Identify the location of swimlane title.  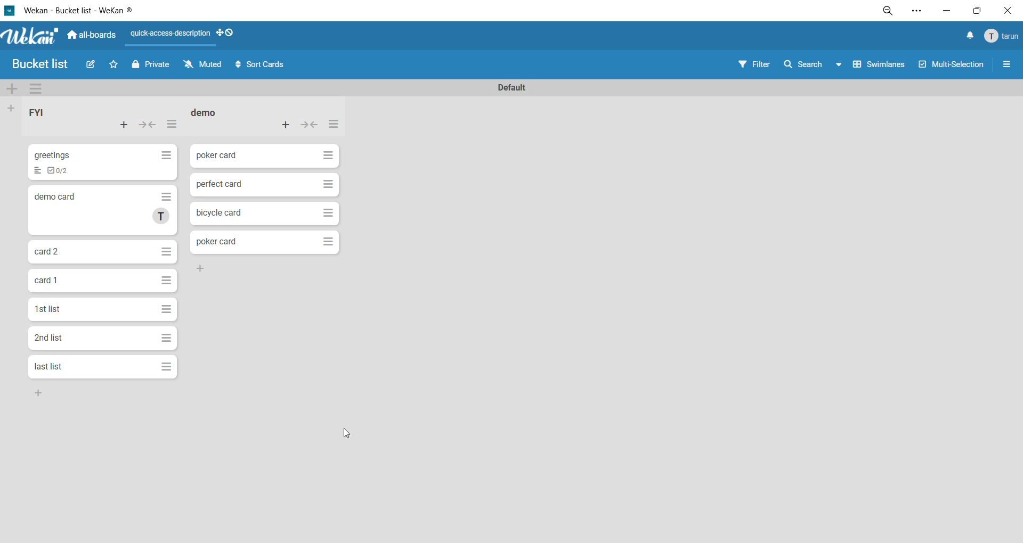
(512, 86).